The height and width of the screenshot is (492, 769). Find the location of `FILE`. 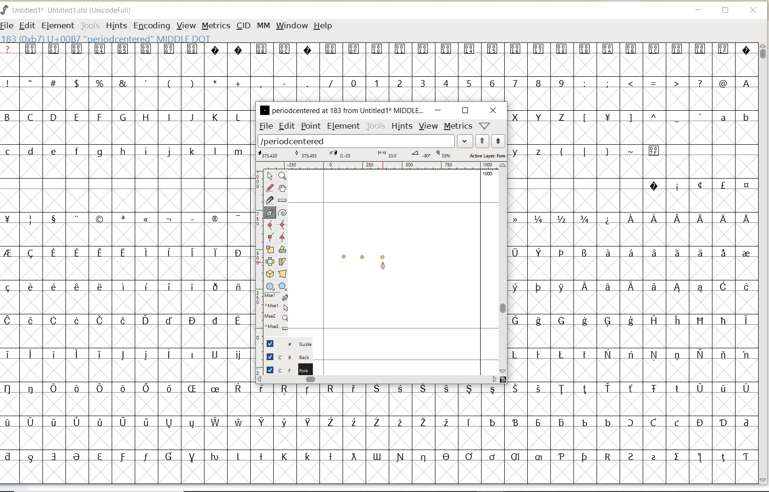

FILE is located at coordinates (8, 25).